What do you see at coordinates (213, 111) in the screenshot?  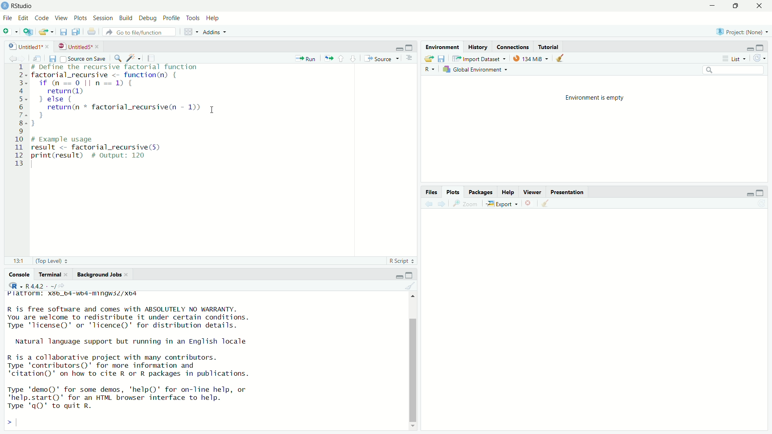 I see `Text cursor` at bounding box center [213, 111].